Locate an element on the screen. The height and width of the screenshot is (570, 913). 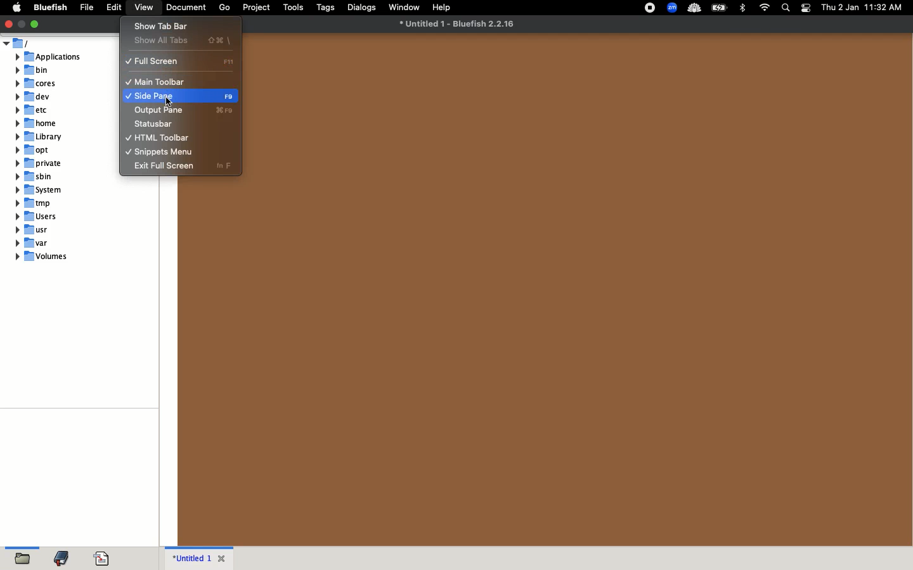
status bar is located at coordinates (154, 124).